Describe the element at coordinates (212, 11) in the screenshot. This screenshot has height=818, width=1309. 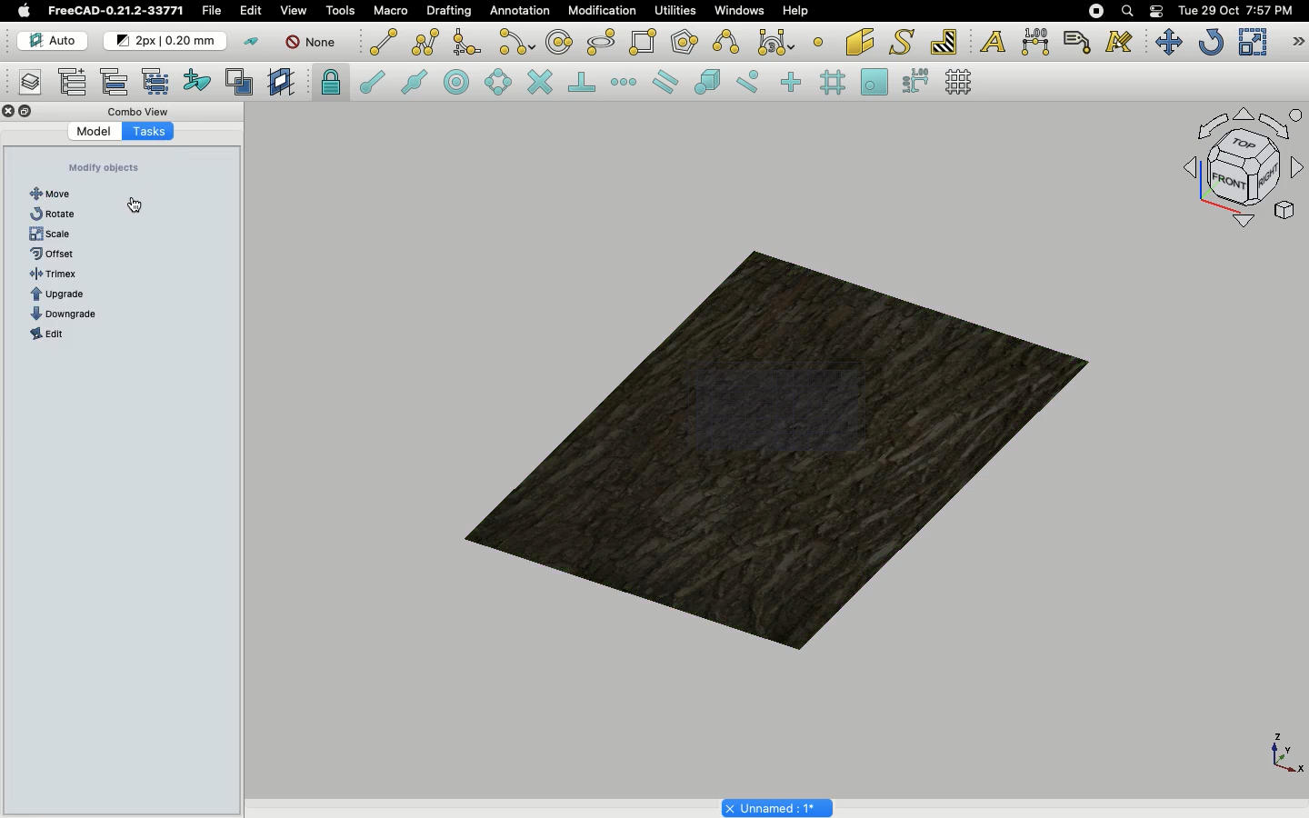
I see `File` at that location.